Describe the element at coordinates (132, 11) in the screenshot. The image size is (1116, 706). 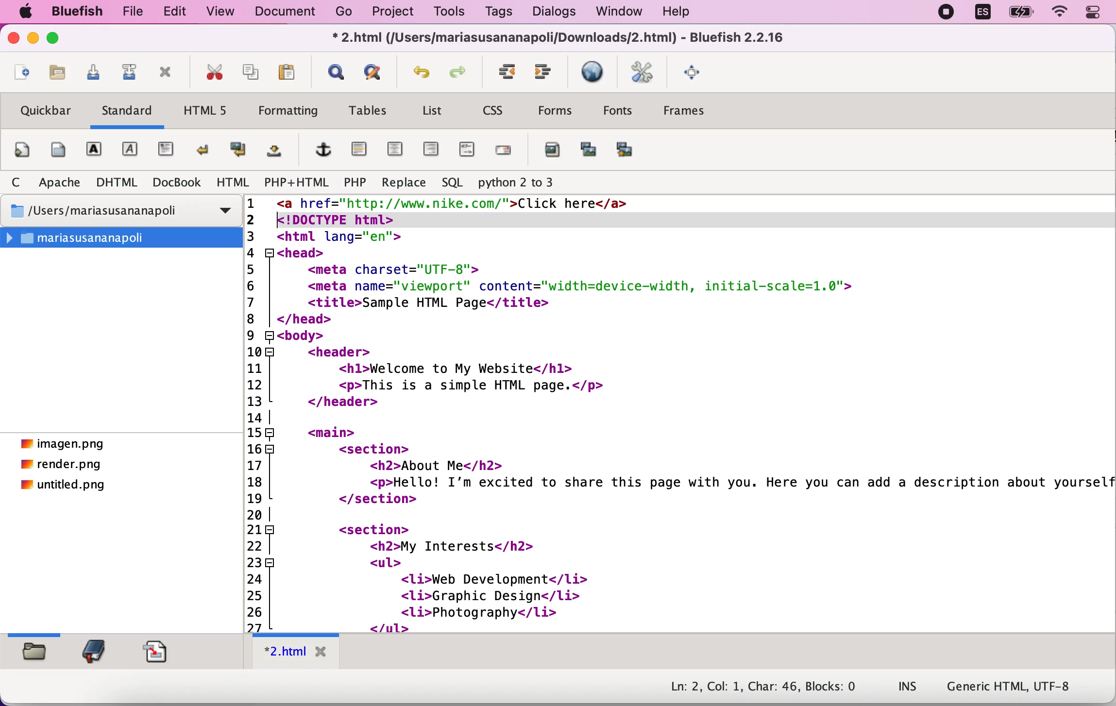
I see `file` at that location.